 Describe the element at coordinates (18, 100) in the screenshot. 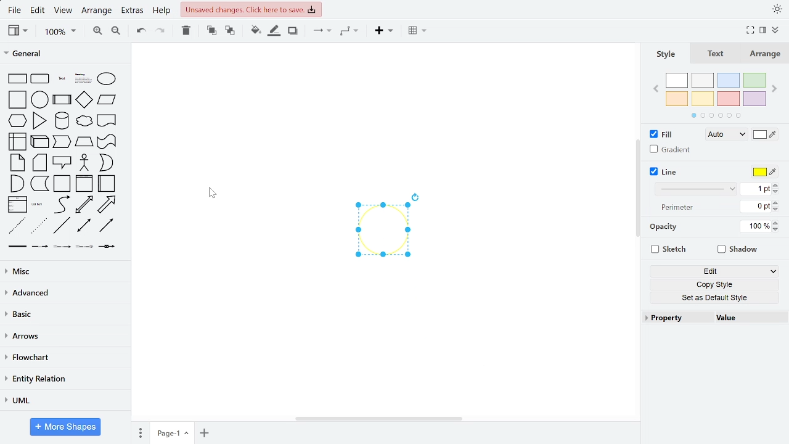

I see `square` at that location.